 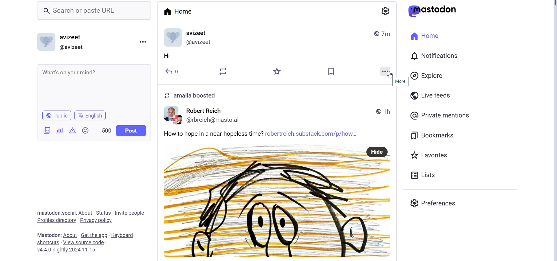 I want to click on Invite People, so click(x=131, y=213).